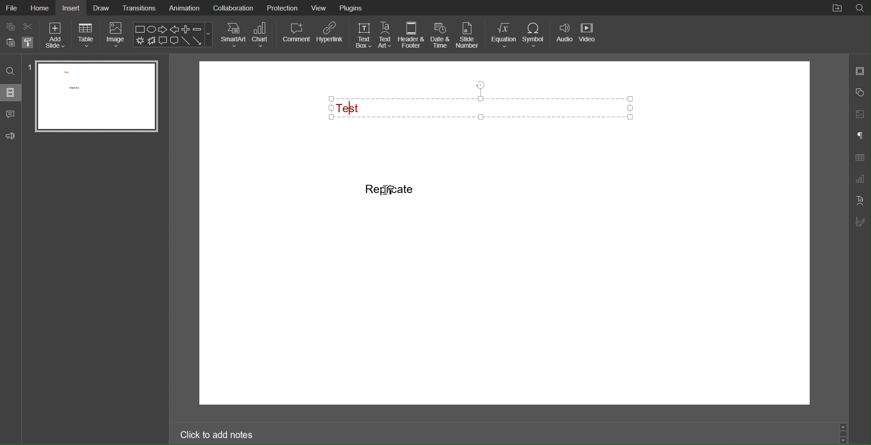  I want to click on Slide Settings, so click(860, 70).